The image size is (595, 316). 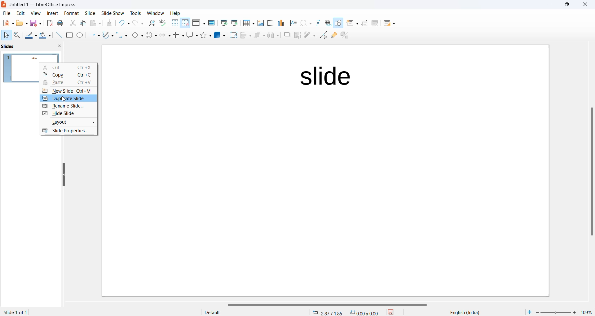 What do you see at coordinates (68, 122) in the screenshot?
I see `layout` at bounding box center [68, 122].